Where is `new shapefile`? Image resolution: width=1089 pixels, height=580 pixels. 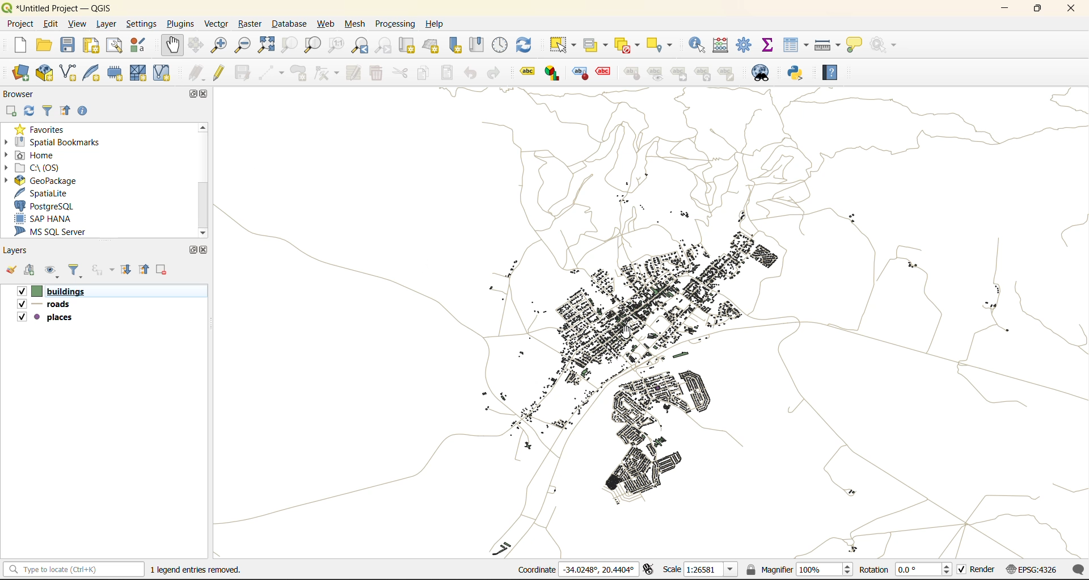
new shapefile is located at coordinates (71, 72).